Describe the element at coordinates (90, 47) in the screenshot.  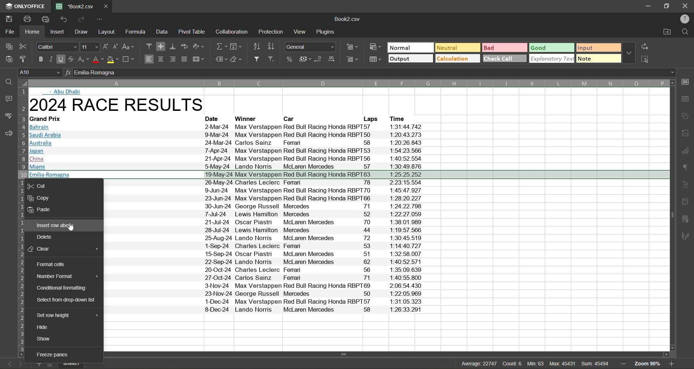
I see `size` at that location.